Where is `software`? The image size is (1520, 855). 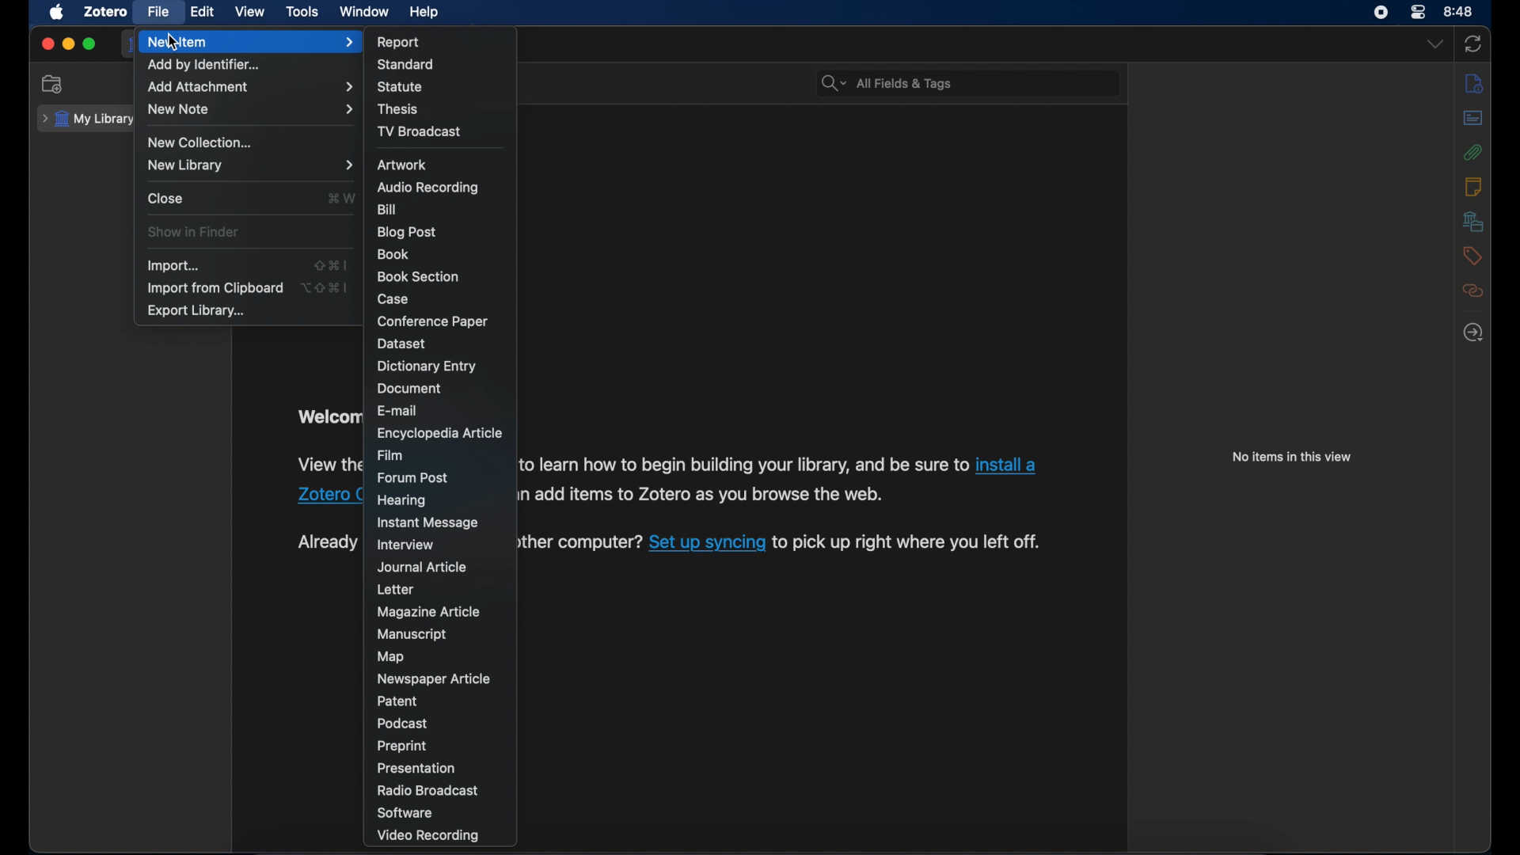 software is located at coordinates (407, 812).